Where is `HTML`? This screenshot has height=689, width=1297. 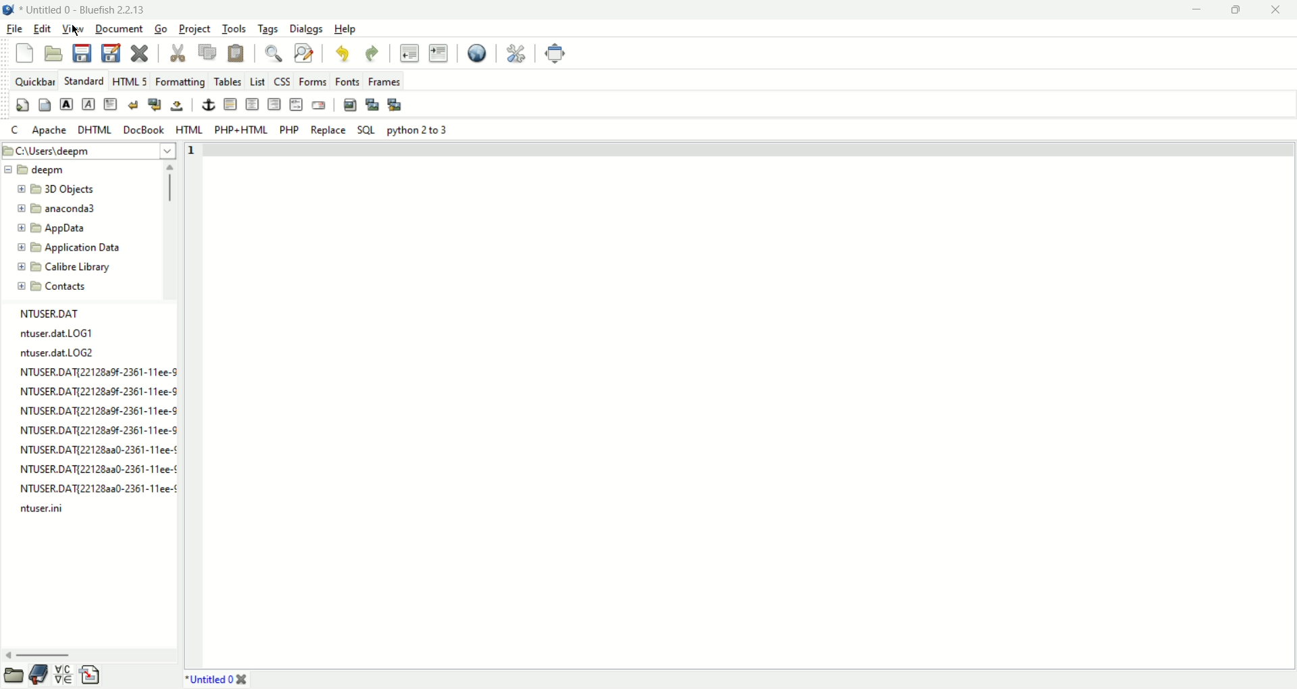 HTML is located at coordinates (130, 80).